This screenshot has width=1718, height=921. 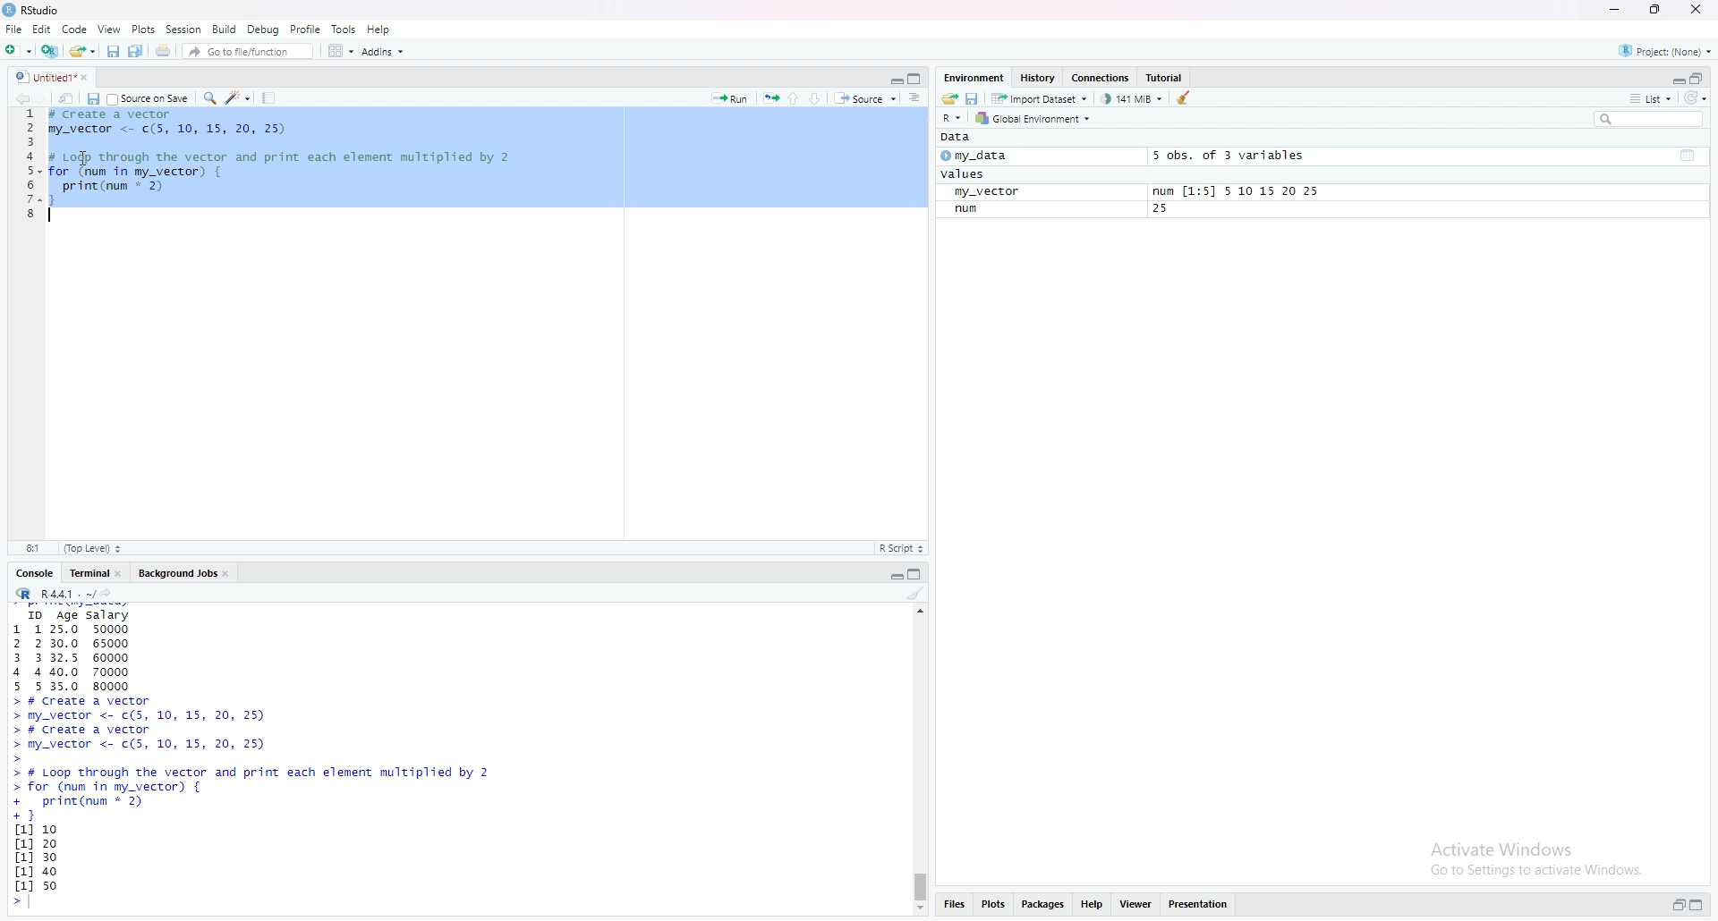 I want to click on create a project, so click(x=51, y=51).